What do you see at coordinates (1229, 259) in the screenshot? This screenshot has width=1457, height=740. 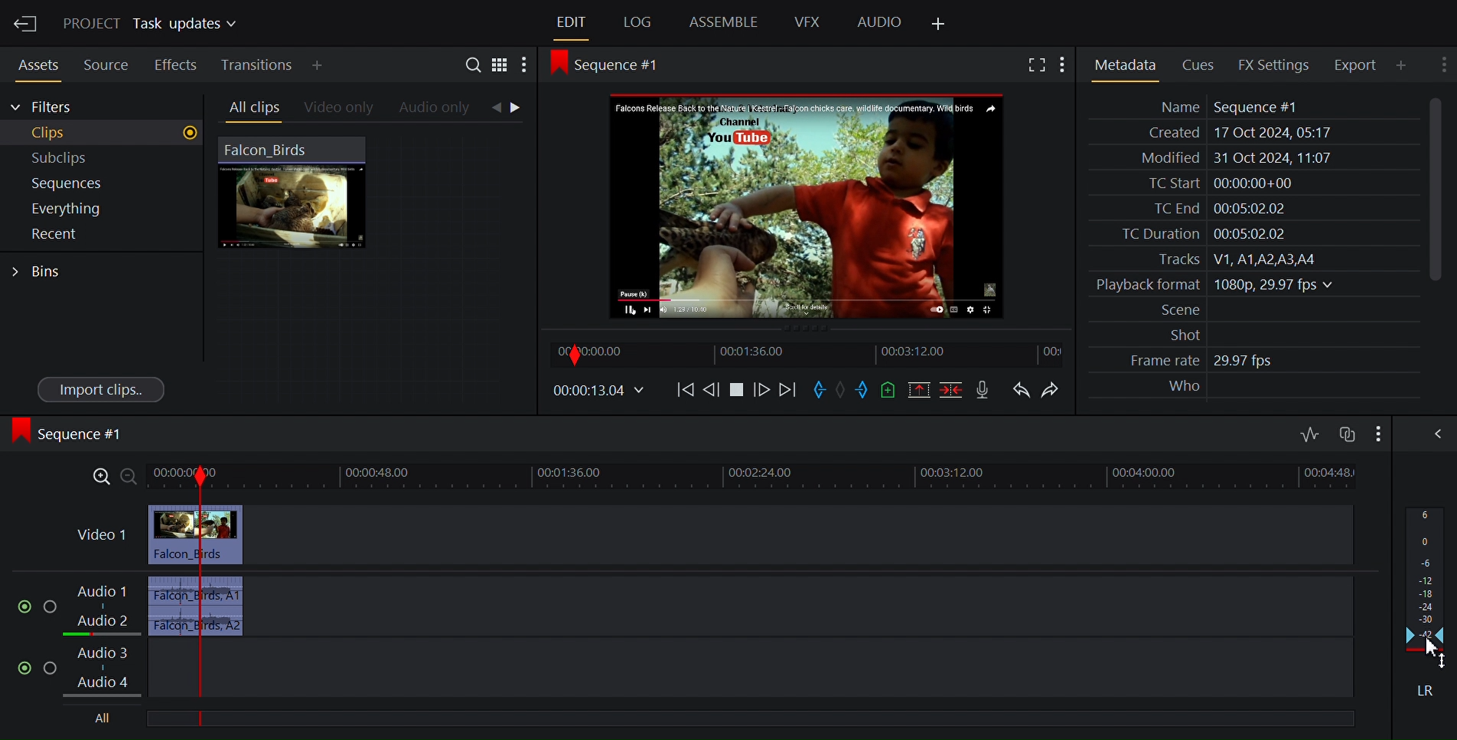 I see `Tracks V1, A1,A2,A3,A4` at bounding box center [1229, 259].